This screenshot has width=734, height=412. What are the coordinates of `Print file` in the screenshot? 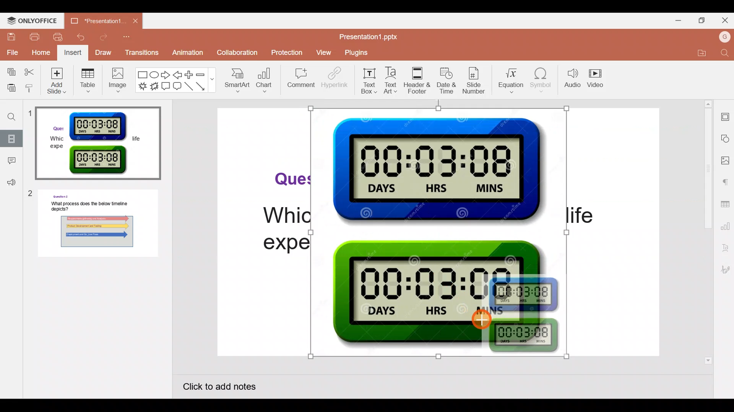 It's located at (36, 38).